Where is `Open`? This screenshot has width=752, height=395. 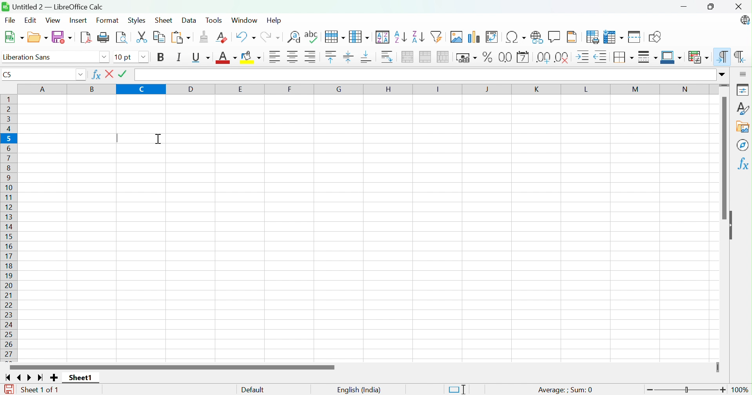
Open is located at coordinates (38, 37).